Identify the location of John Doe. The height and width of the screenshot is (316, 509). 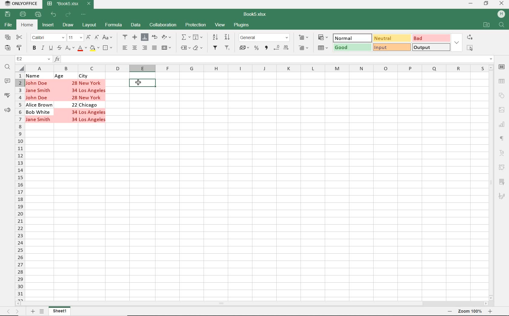
(38, 97).